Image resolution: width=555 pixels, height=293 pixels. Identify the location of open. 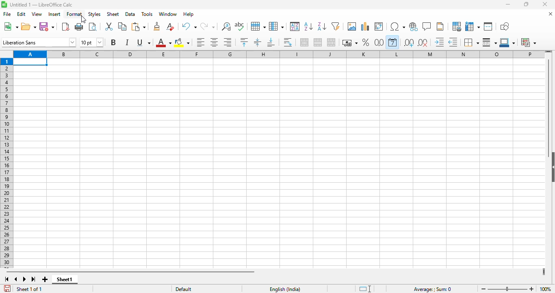
(28, 27).